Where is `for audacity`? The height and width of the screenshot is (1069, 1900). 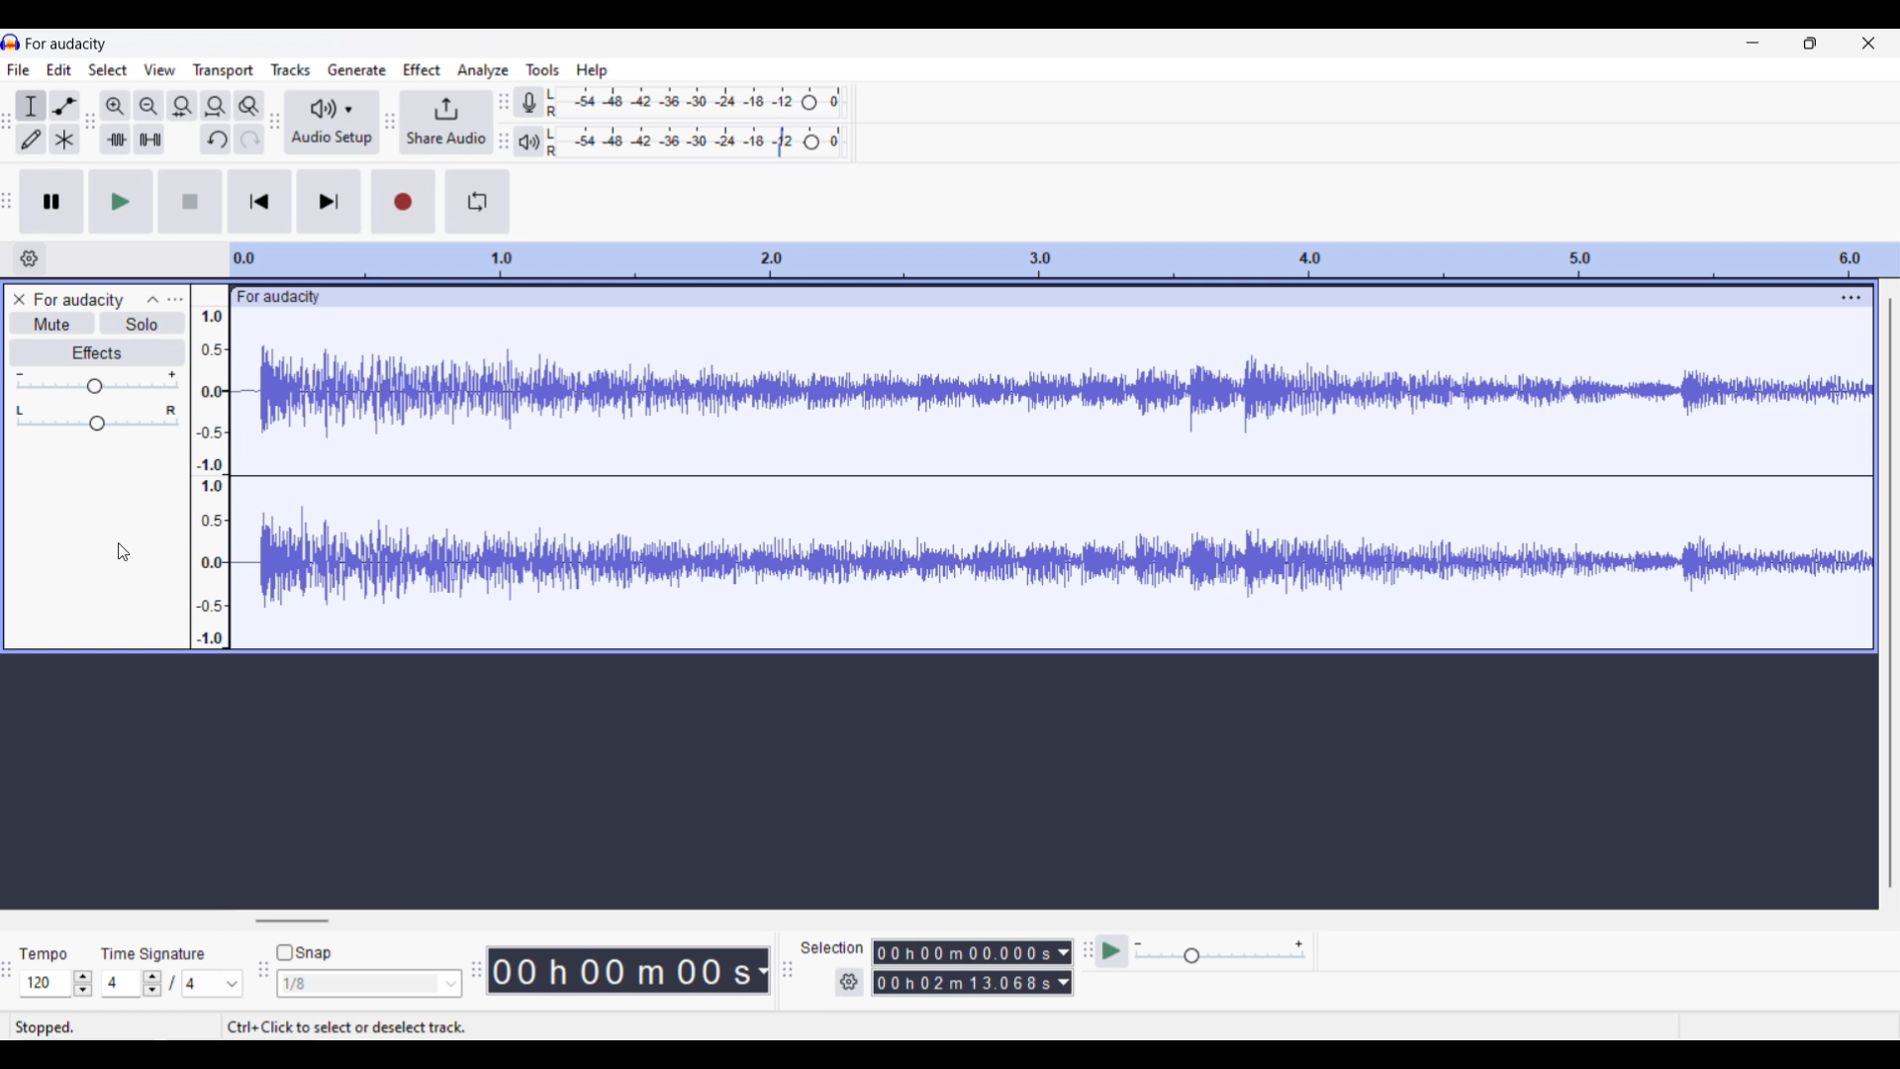
for audacity is located at coordinates (283, 297).